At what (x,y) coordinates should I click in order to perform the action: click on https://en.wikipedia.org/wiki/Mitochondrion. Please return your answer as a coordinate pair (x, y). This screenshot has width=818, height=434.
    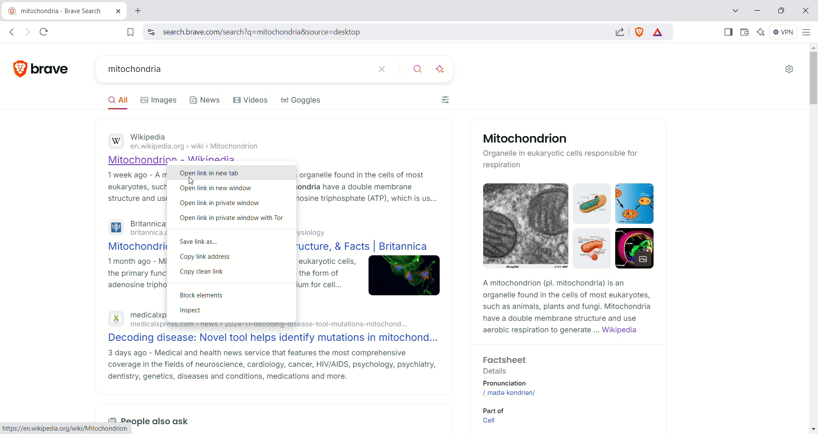
    Looking at the image, I should click on (65, 428).